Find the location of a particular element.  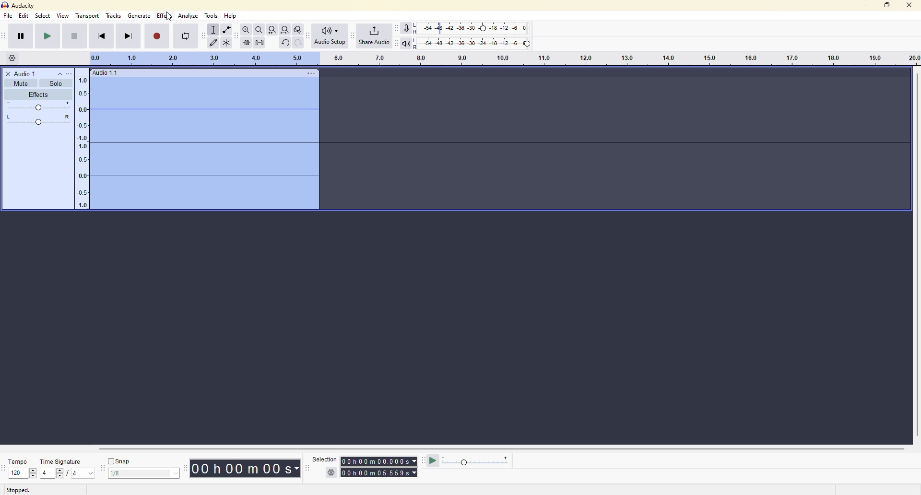

time toolbar is located at coordinates (187, 467).